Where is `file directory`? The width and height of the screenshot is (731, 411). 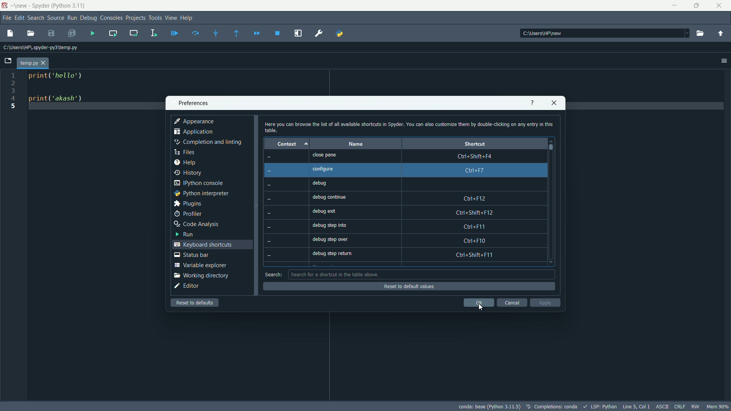
file directory is located at coordinates (40, 47).